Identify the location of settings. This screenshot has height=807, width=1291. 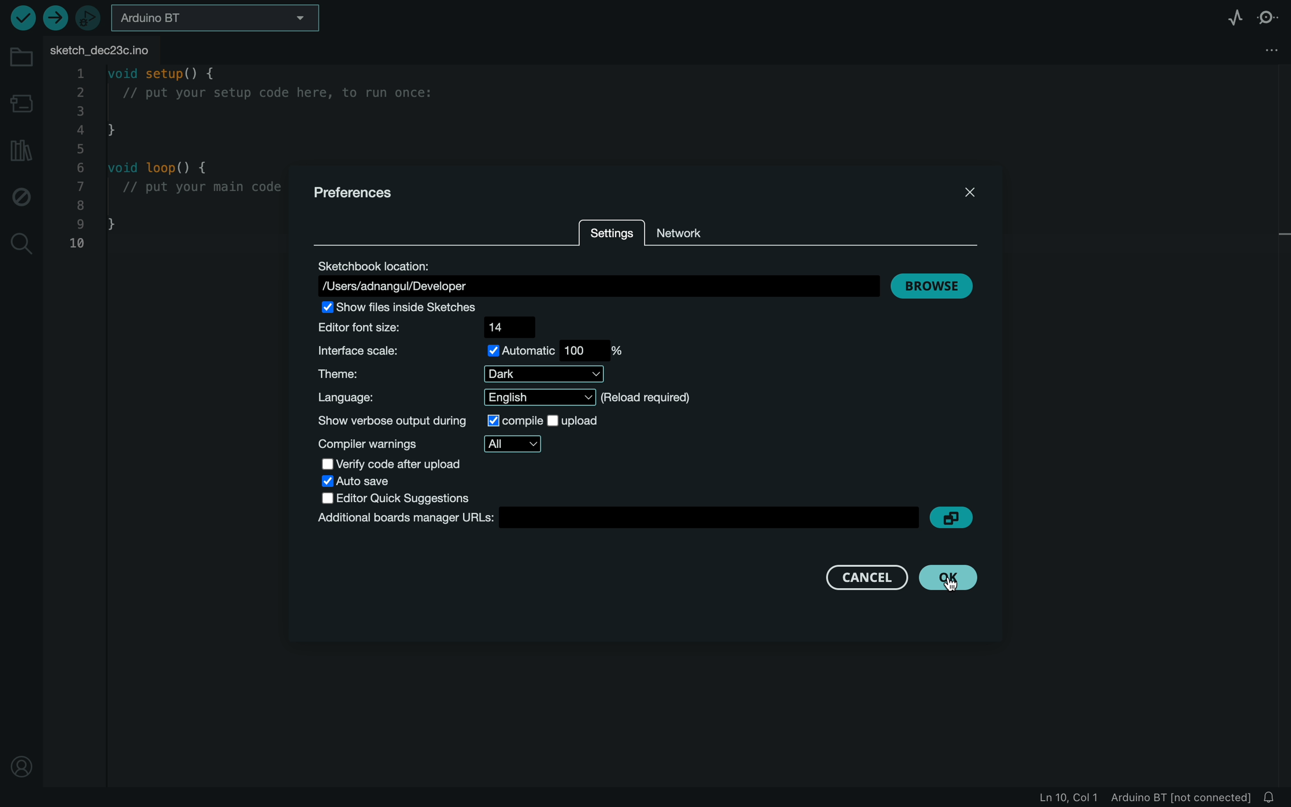
(610, 233).